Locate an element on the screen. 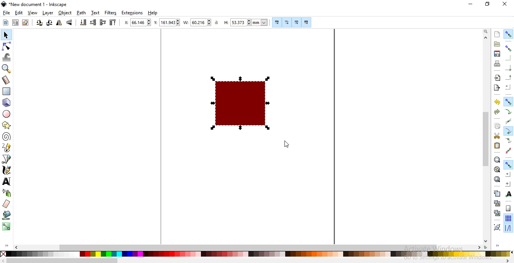 The width and height of the screenshot is (514, 263). spray objects by sculpting or painting is located at coordinates (6, 193).